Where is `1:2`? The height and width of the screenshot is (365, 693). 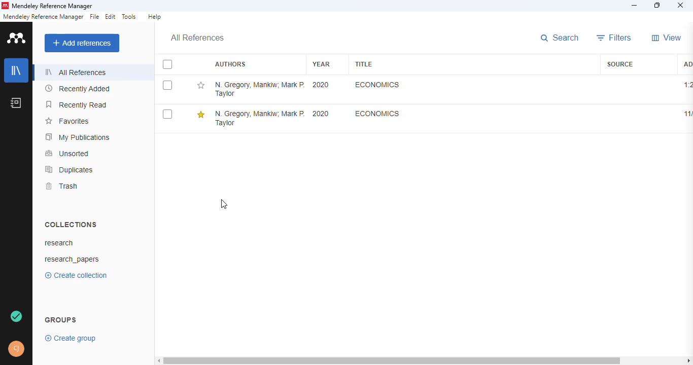 1:2 is located at coordinates (687, 85).